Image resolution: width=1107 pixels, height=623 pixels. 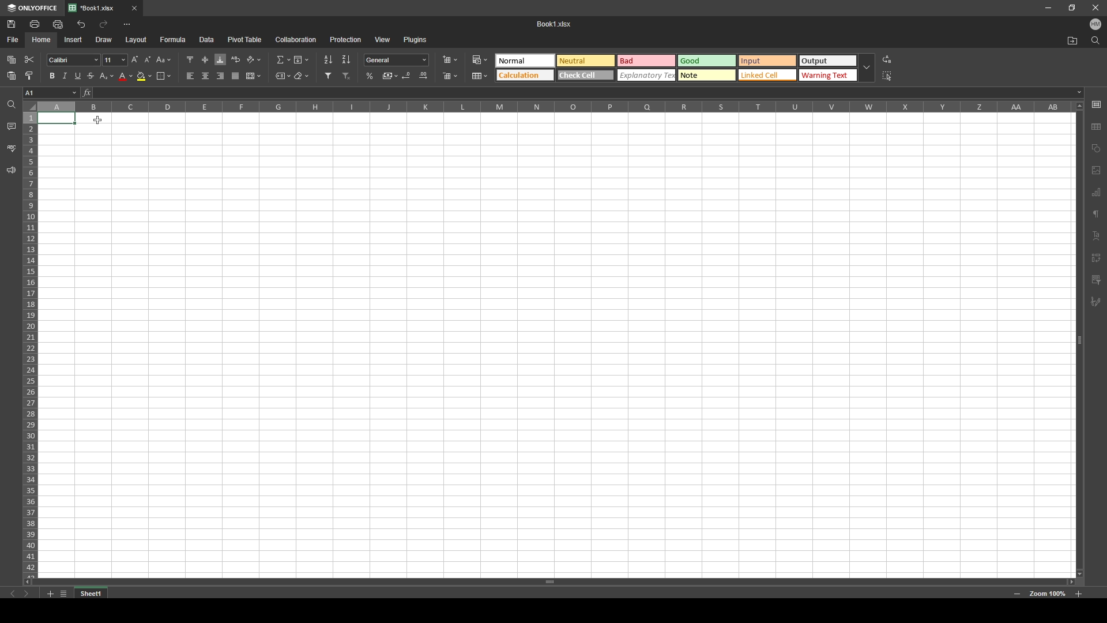 I want to click on pen and brush, so click(x=1095, y=302).